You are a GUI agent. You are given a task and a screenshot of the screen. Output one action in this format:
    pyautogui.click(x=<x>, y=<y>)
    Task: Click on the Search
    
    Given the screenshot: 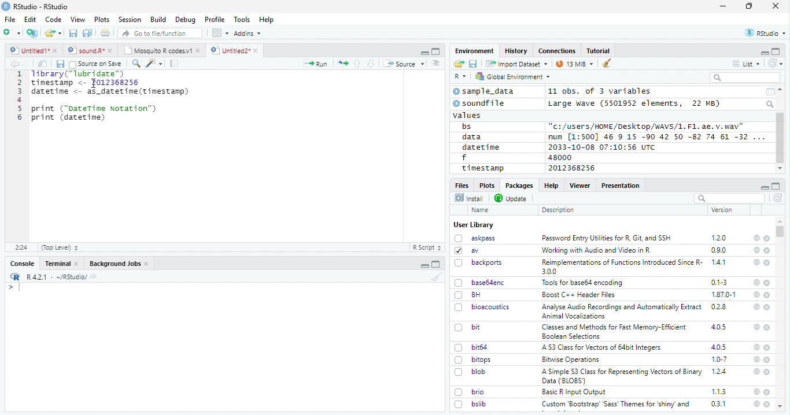 What is the action you would take?
    pyautogui.click(x=771, y=104)
    